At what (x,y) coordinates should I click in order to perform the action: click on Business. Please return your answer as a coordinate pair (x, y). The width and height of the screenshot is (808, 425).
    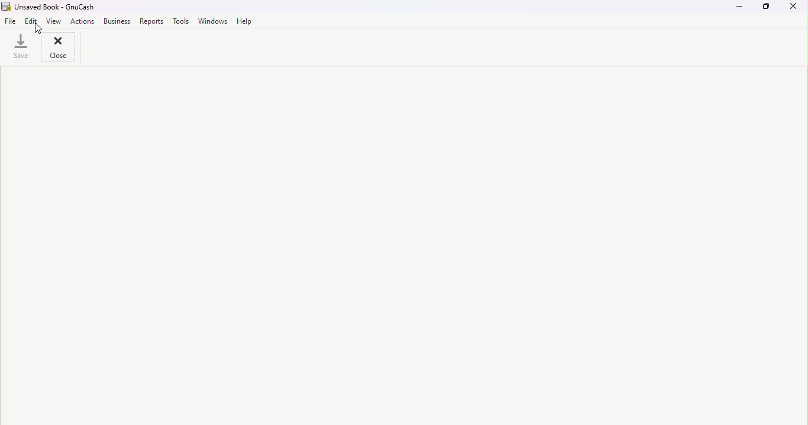
    Looking at the image, I should click on (116, 22).